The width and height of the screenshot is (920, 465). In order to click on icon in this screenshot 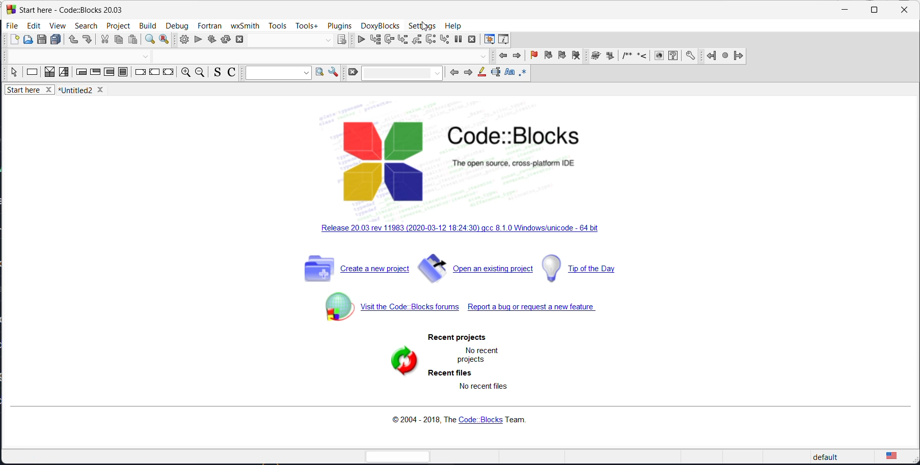, I will do `click(641, 57)`.